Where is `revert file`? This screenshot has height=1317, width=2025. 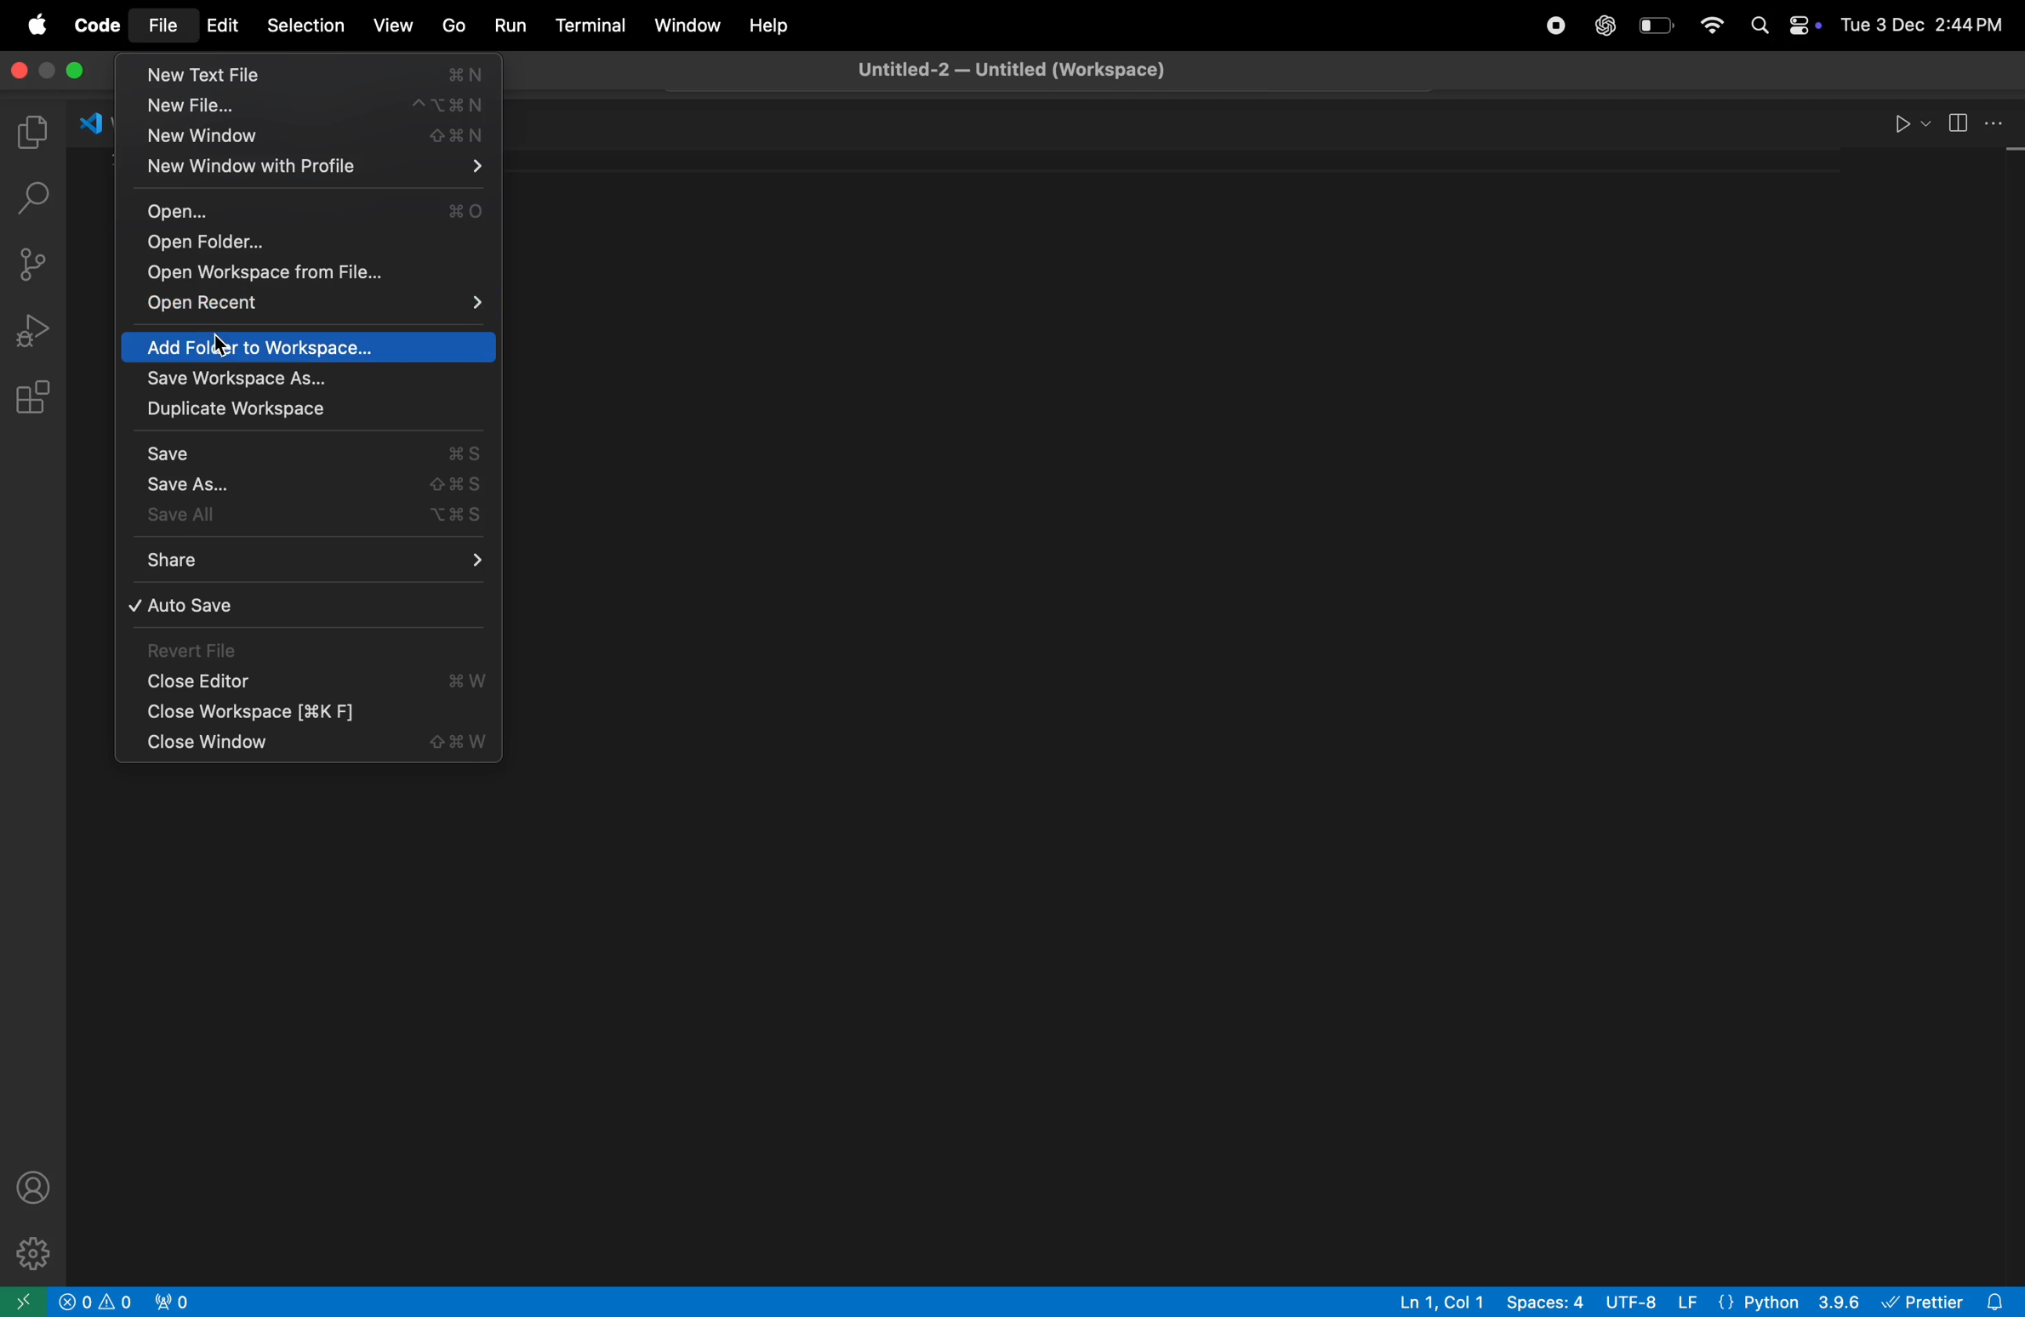
revert file is located at coordinates (313, 649).